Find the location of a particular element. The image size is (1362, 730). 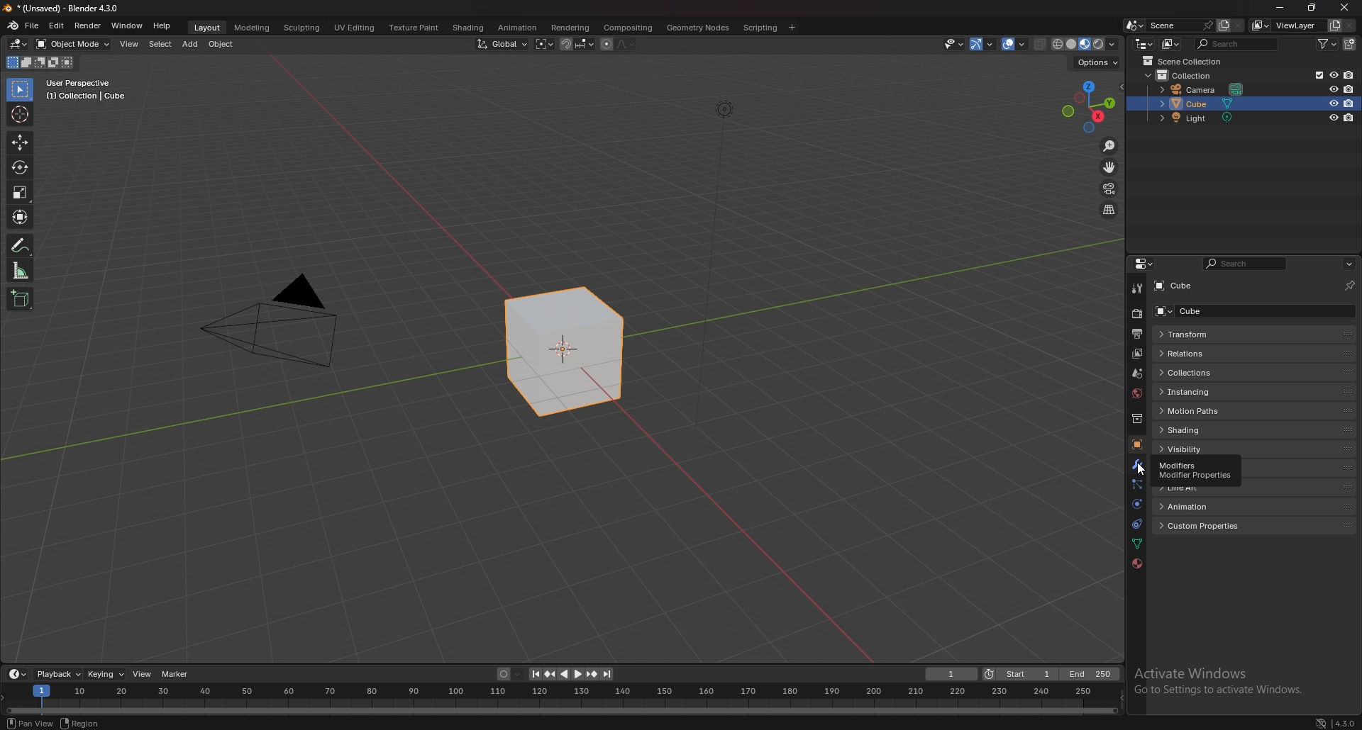

selected cube is located at coordinates (568, 350).